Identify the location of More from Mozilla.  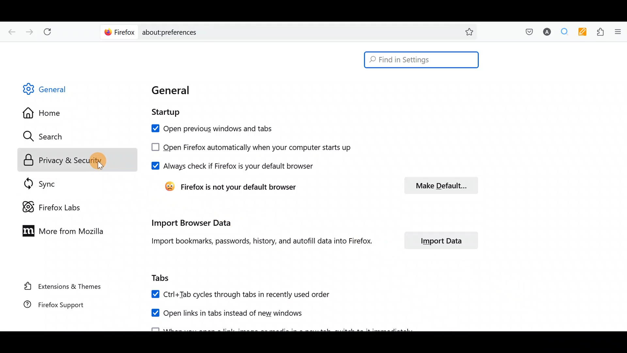
(60, 230).